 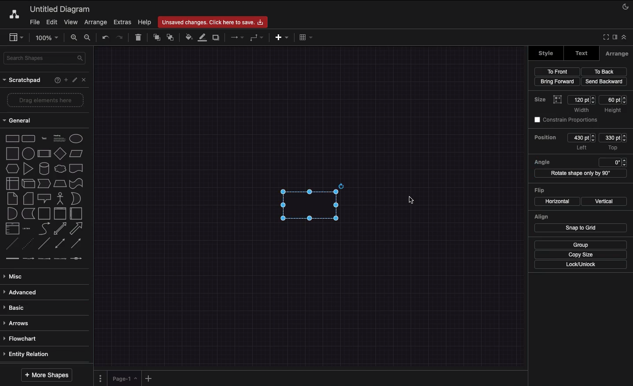 What do you see at coordinates (31, 355) in the screenshot?
I see `Entity relation ` at bounding box center [31, 355].